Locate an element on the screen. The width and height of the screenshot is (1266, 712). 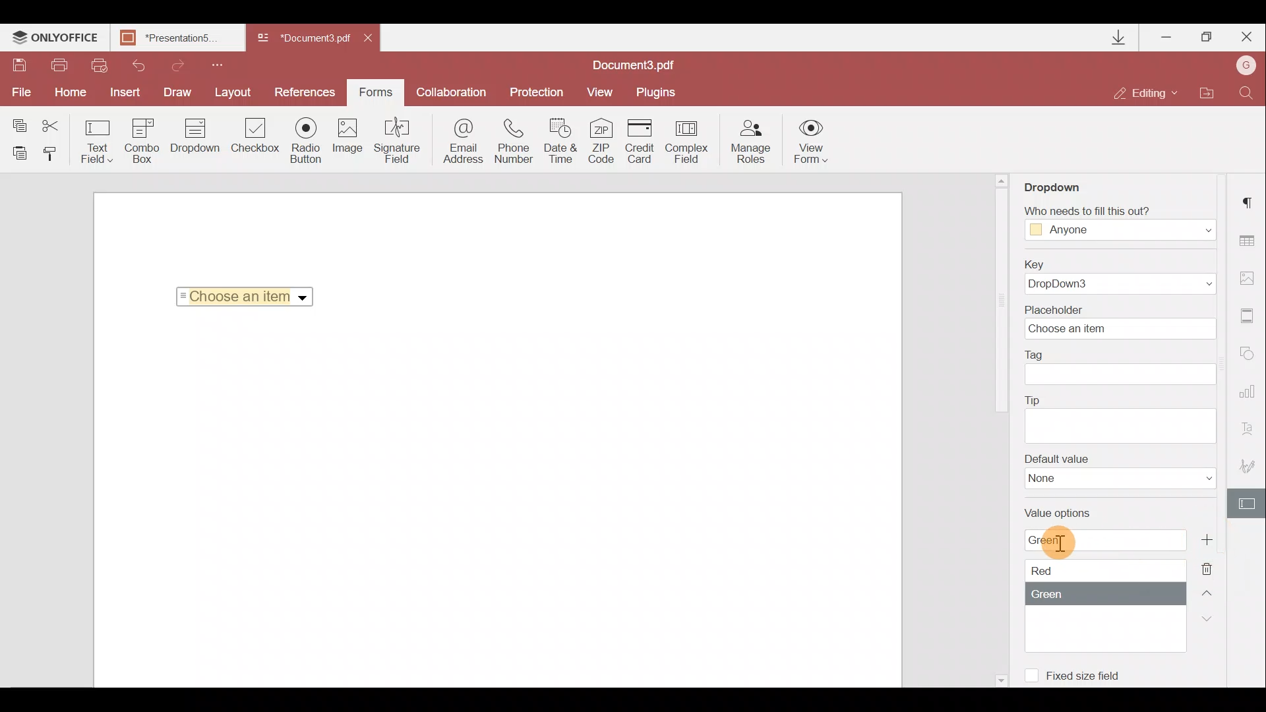
Account name is located at coordinates (1246, 64).